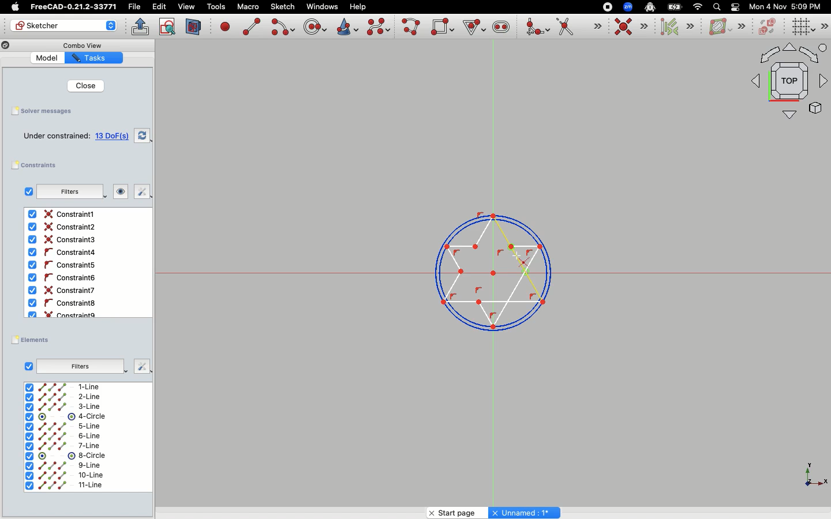  What do you see at coordinates (769, 27) in the screenshot?
I see `Switch virtual space` at bounding box center [769, 27].